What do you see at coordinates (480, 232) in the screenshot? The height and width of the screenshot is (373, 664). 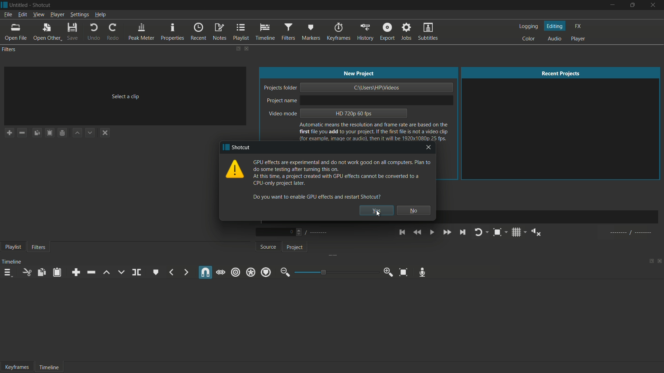 I see `toggle player looping` at bounding box center [480, 232].